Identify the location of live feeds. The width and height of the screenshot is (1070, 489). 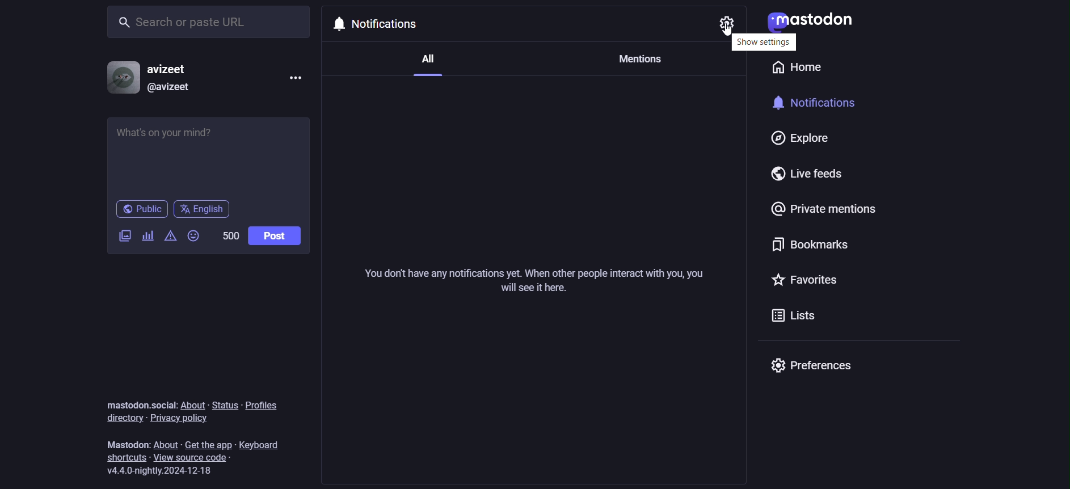
(812, 174).